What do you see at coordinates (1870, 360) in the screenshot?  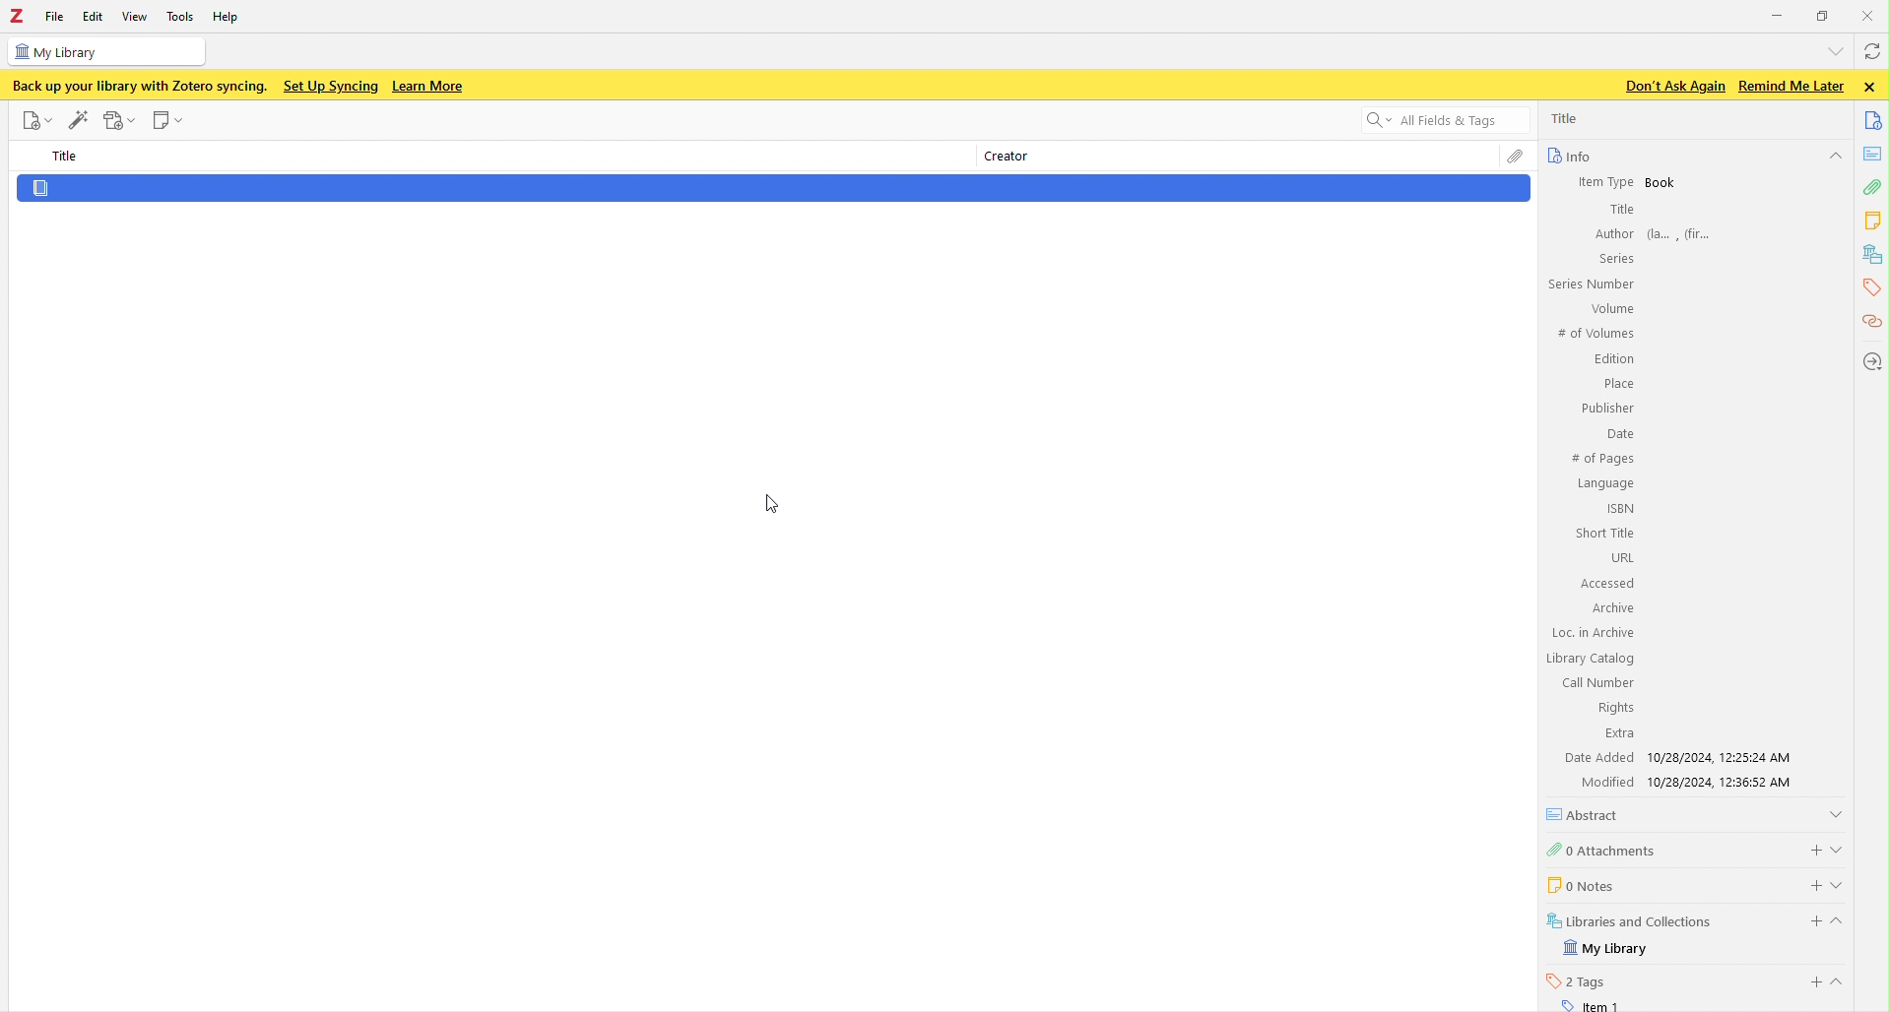 I see `location` at bounding box center [1870, 360].